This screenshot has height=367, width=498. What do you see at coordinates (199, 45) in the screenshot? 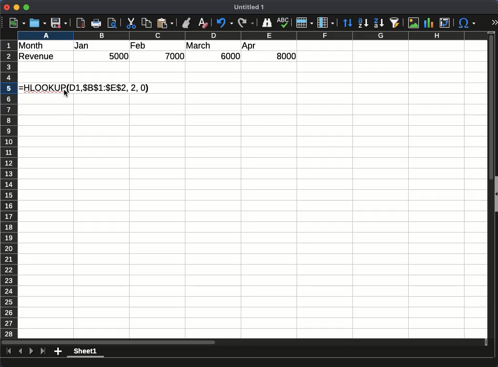
I see `march` at bounding box center [199, 45].